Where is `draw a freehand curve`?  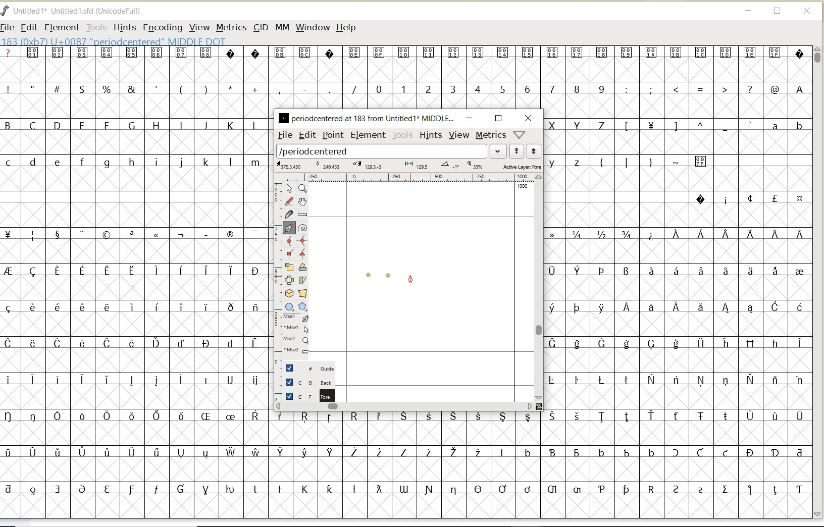 draw a freehand curve is located at coordinates (289, 200).